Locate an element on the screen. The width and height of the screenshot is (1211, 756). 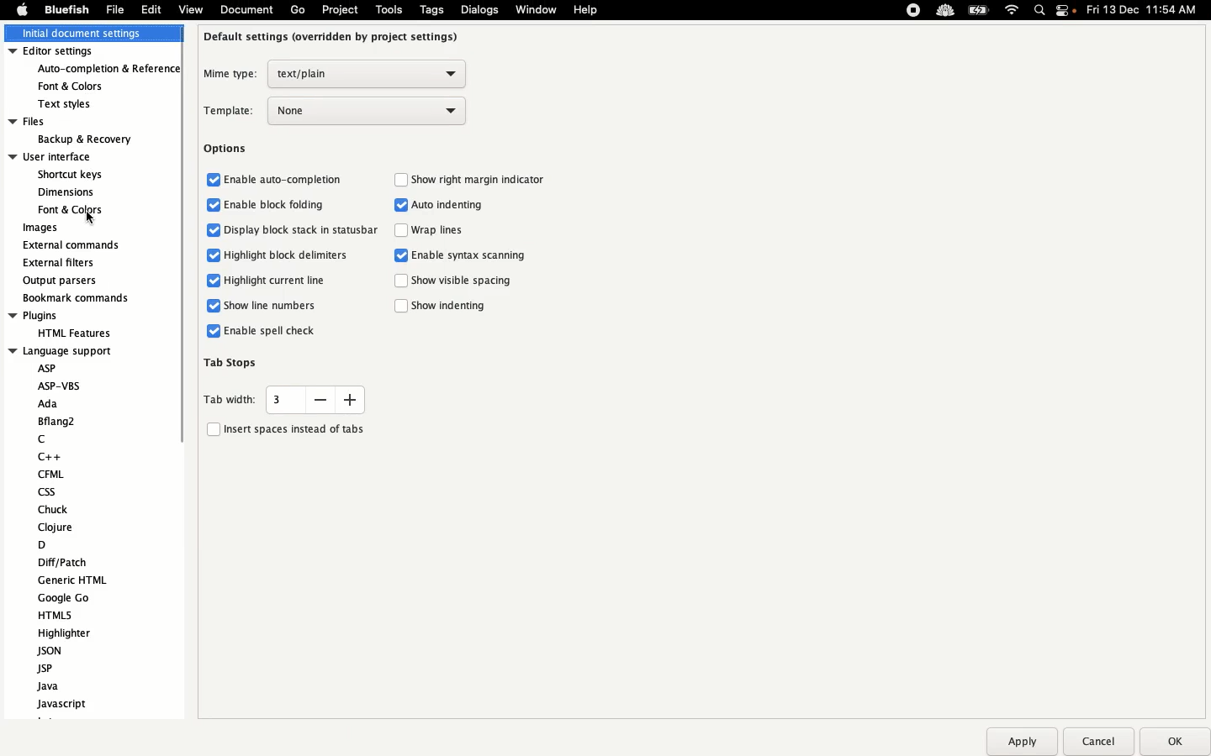
Apply is located at coordinates (1021, 742).